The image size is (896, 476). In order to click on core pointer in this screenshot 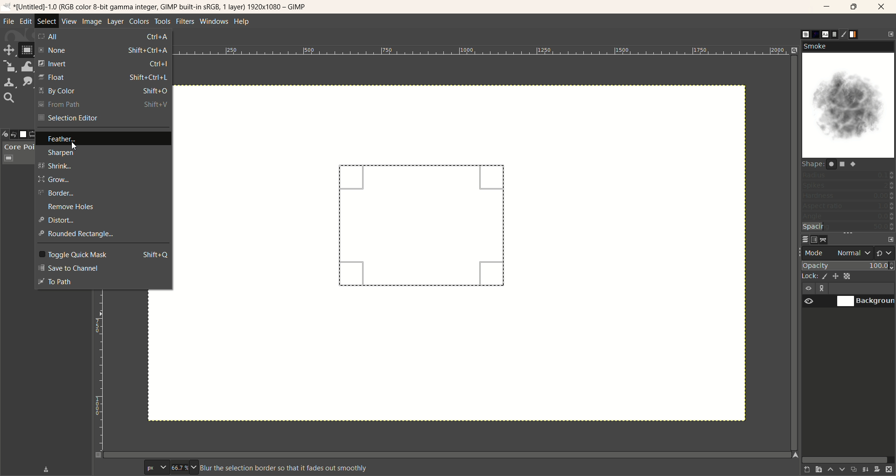, I will do `click(16, 154)`.